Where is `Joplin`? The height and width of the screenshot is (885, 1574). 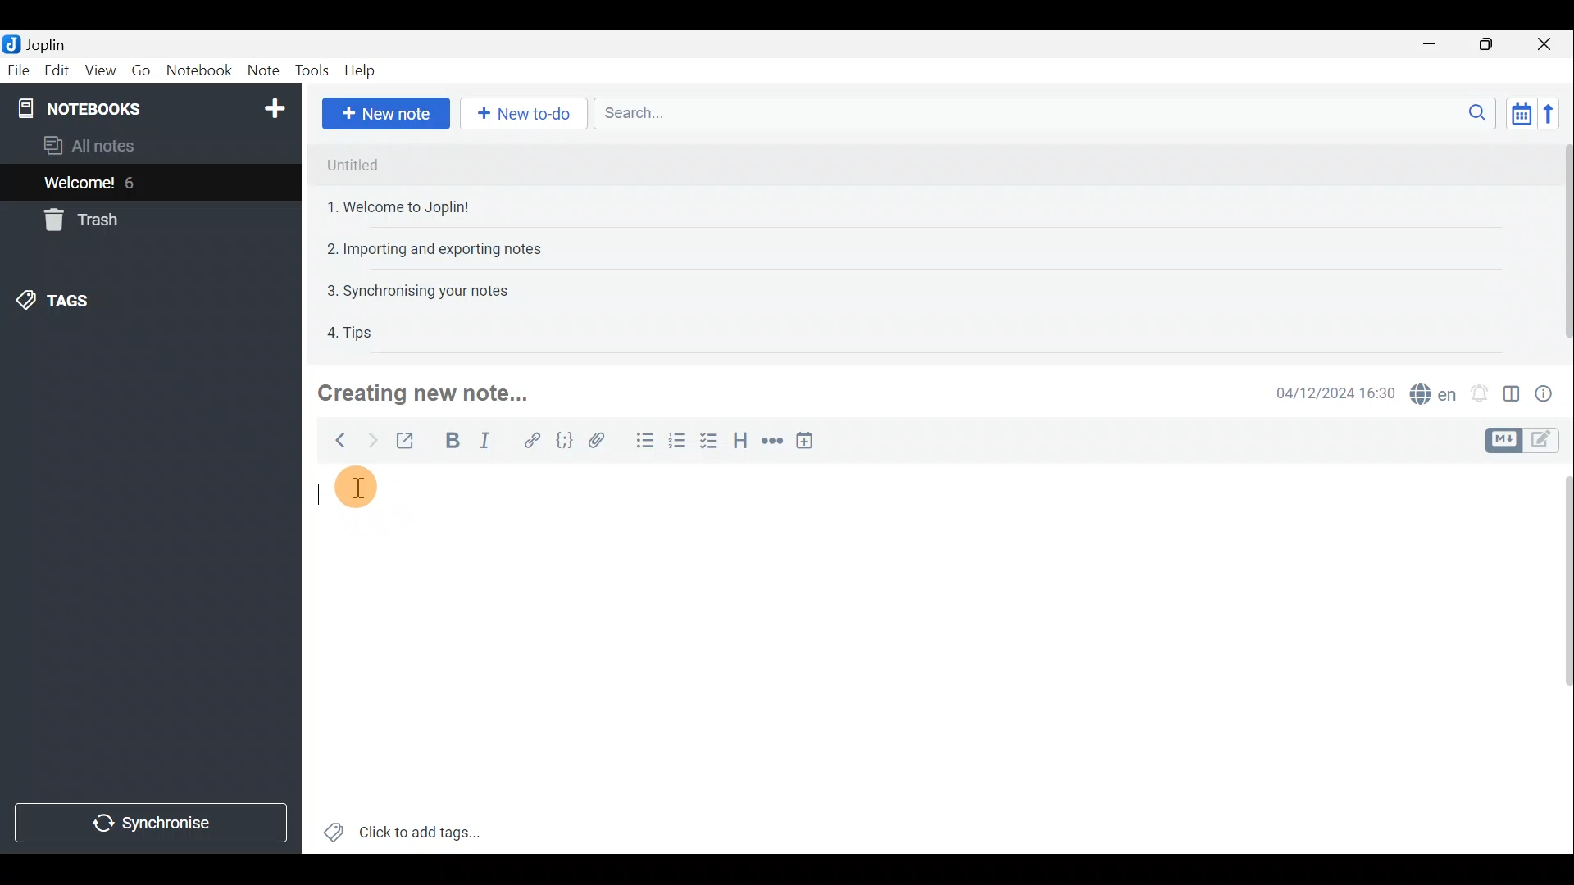
Joplin is located at coordinates (45, 43).